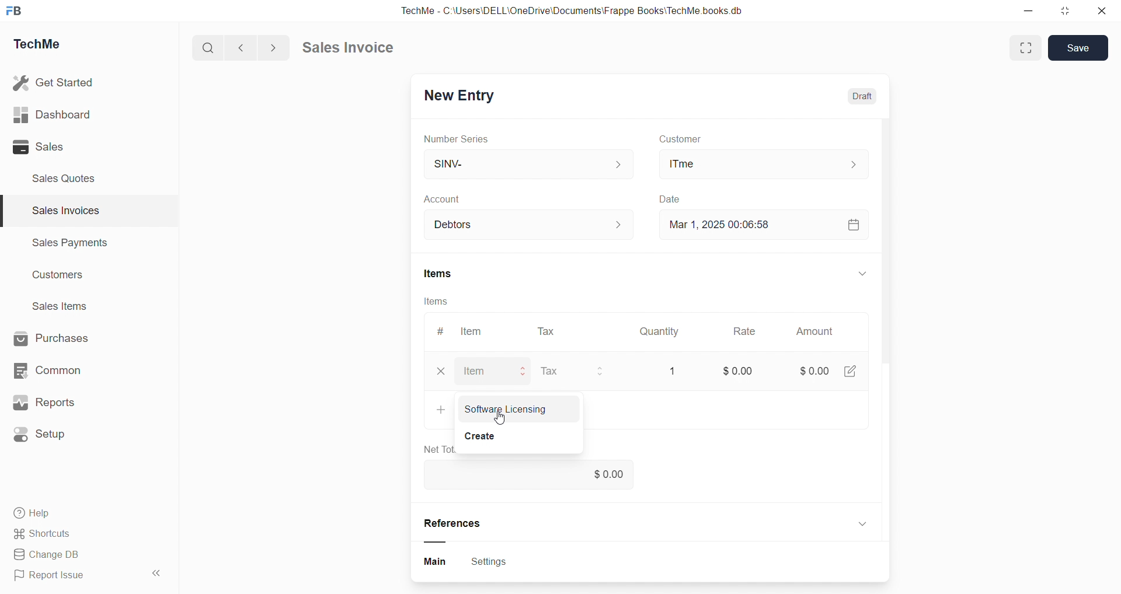 The width and height of the screenshot is (1121, 594). What do you see at coordinates (157, 571) in the screenshot?
I see `«` at bounding box center [157, 571].